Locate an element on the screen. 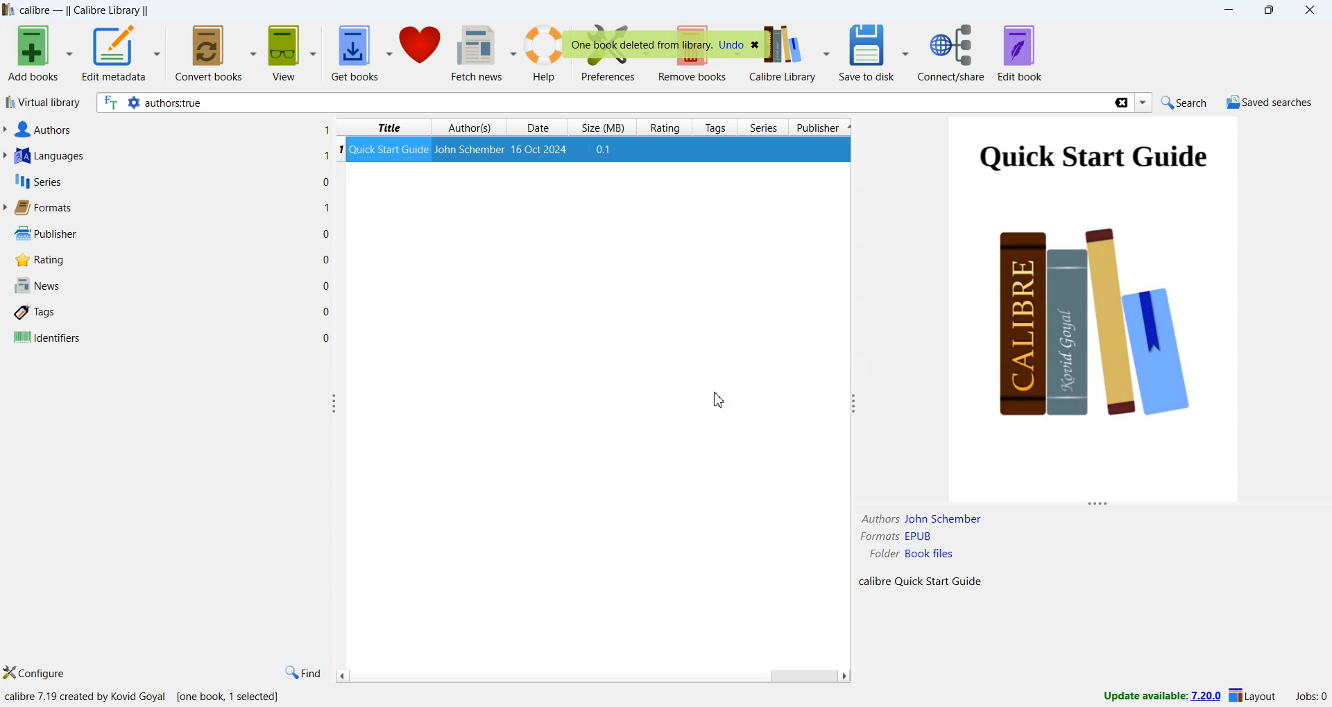 The image size is (1332, 707). clear search is located at coordinates (1120, 104).